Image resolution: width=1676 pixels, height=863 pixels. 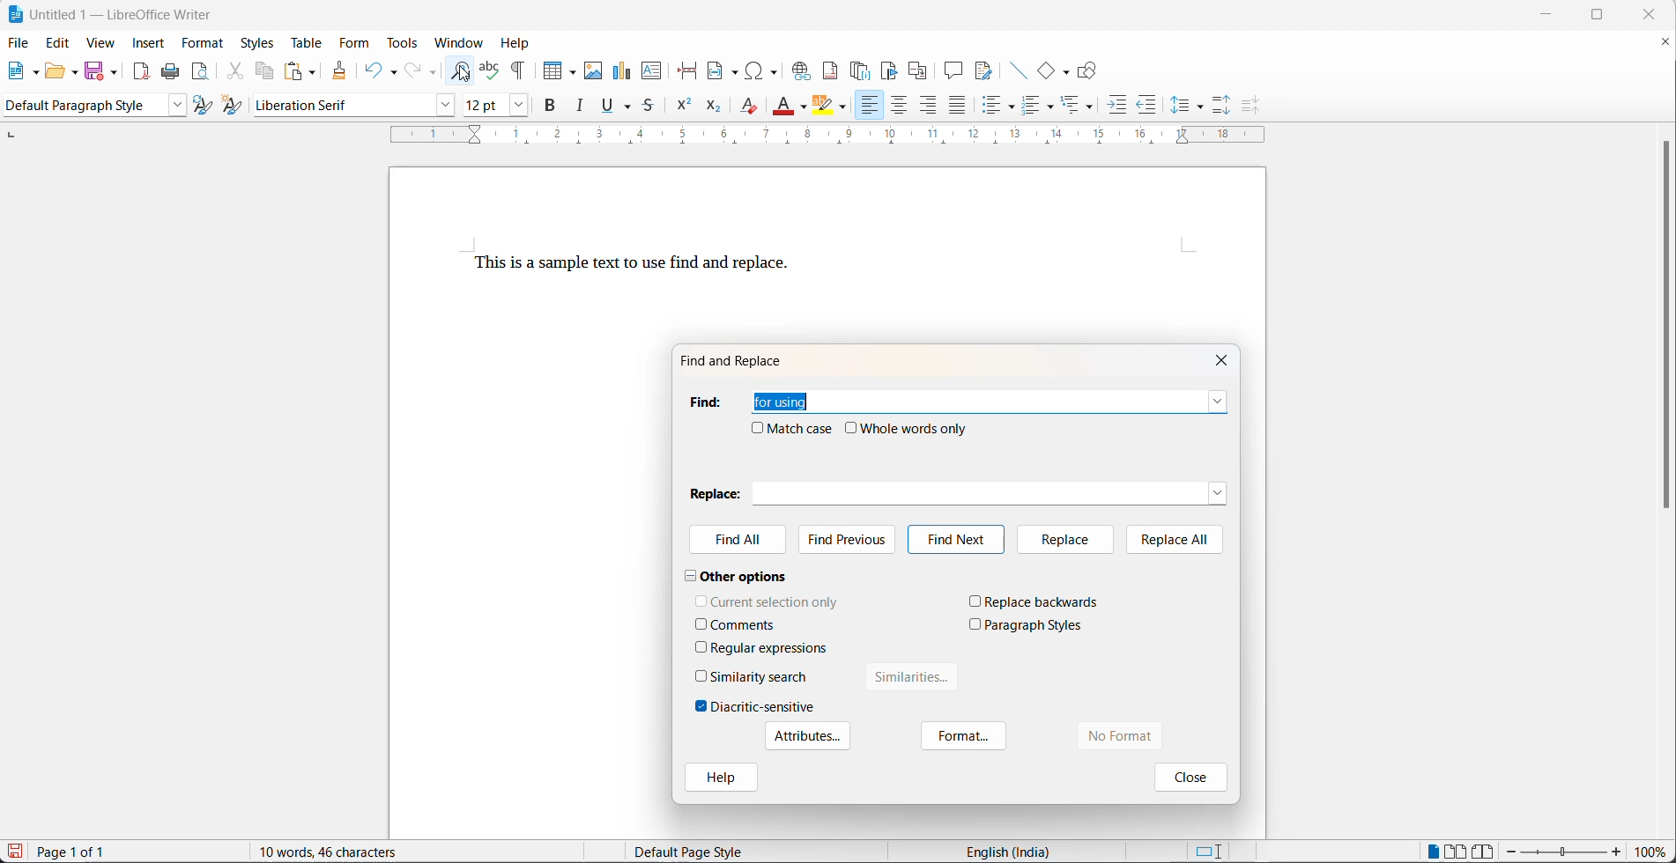 What do you see at coordinates (916, 428) in the screenshot?
I see `whole words only` at bounding box center [916, 428].